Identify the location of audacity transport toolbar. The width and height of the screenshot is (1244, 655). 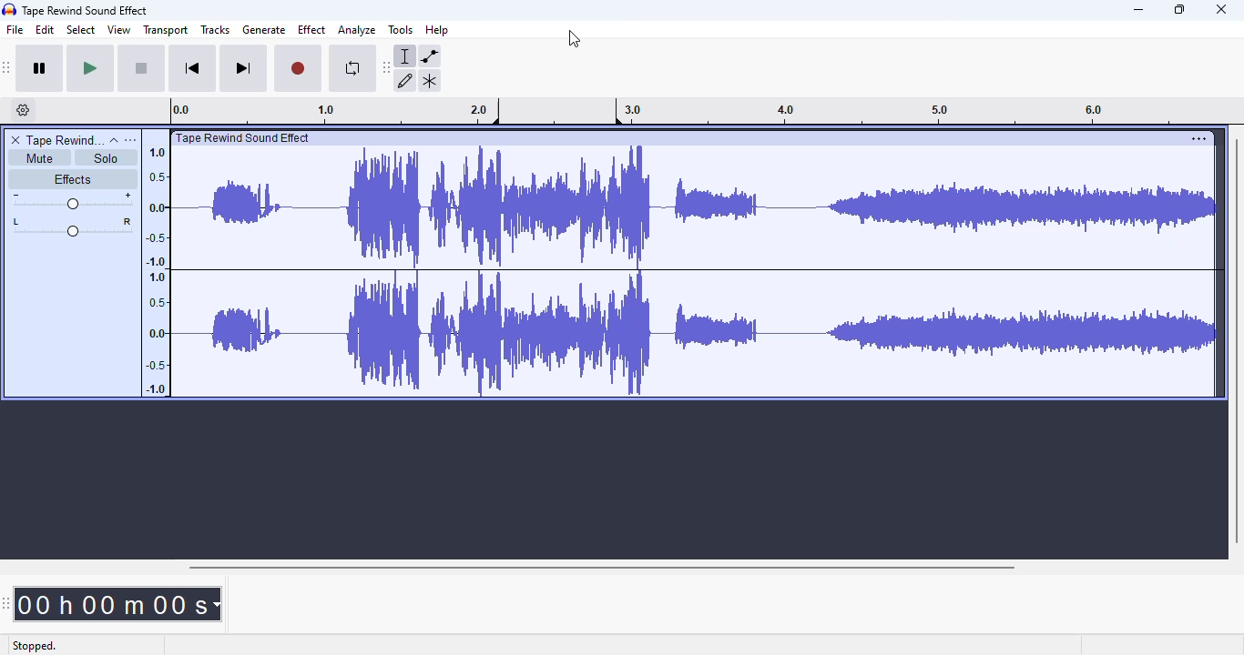
(6, 68).